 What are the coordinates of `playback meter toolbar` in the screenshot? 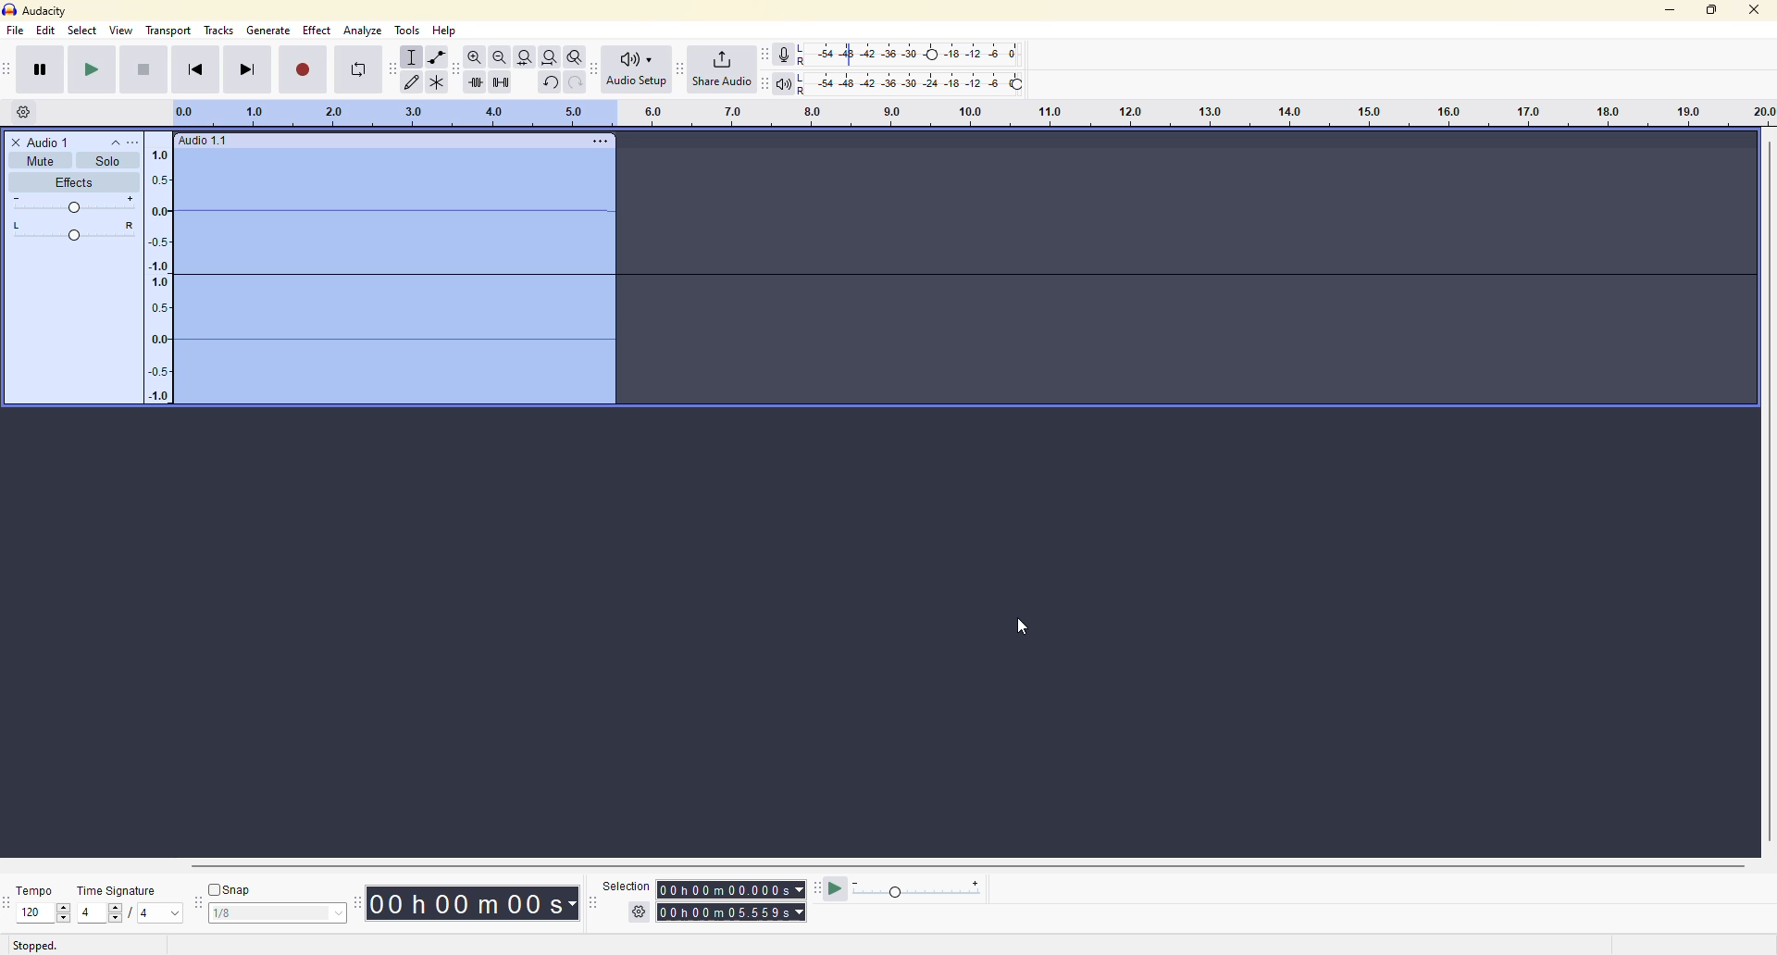 It's located at (764, 81).